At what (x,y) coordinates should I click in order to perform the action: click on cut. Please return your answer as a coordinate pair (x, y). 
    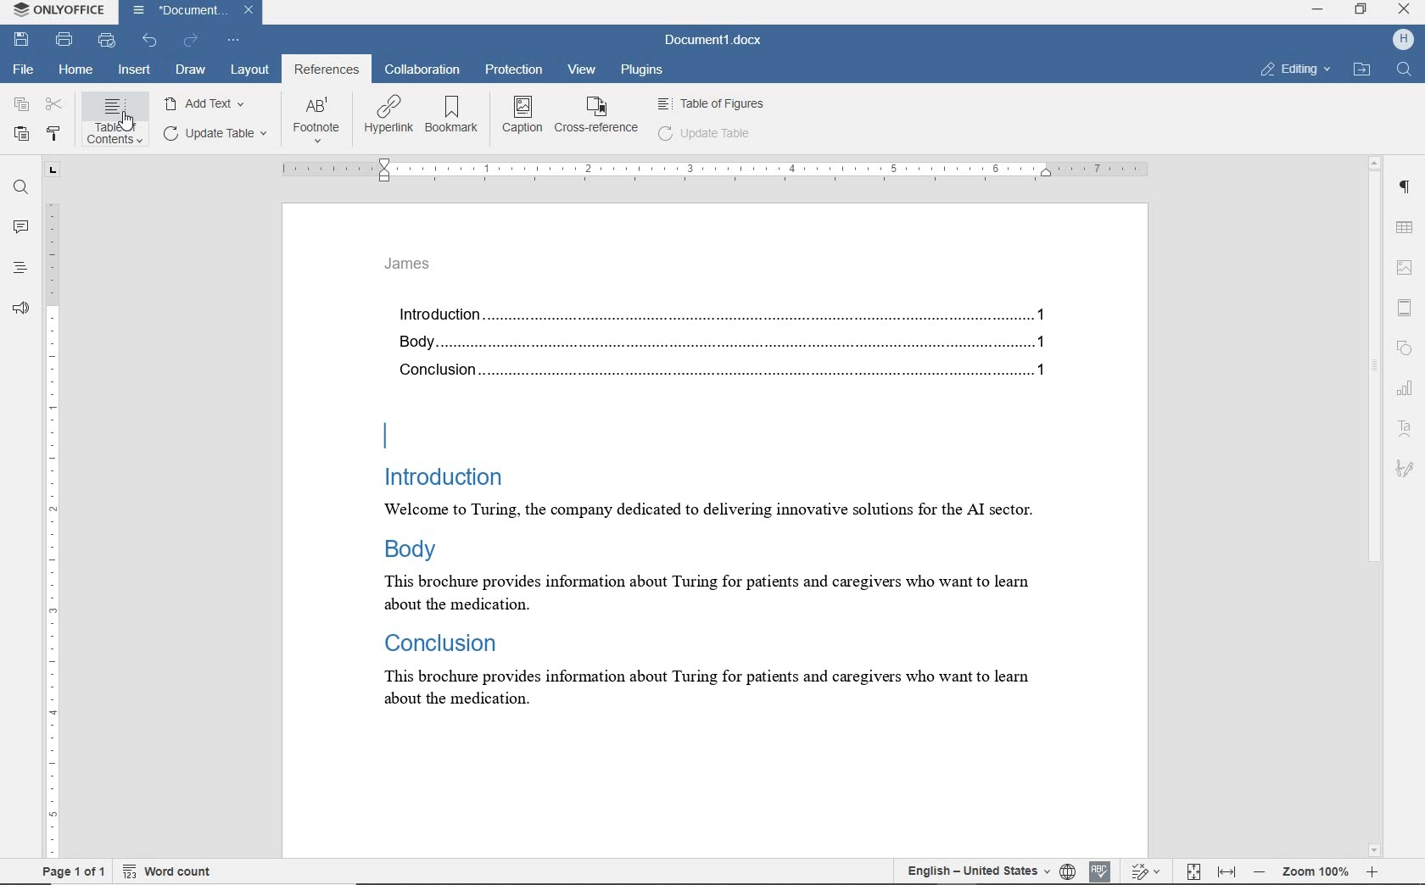
    Looking at the image, I should click on (53, 106).